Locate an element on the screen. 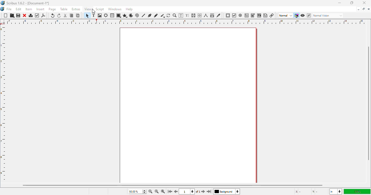 Image resolution: width=371 pixels, height=195 pixels. zoom in or out is located at coordinates (175, 15).